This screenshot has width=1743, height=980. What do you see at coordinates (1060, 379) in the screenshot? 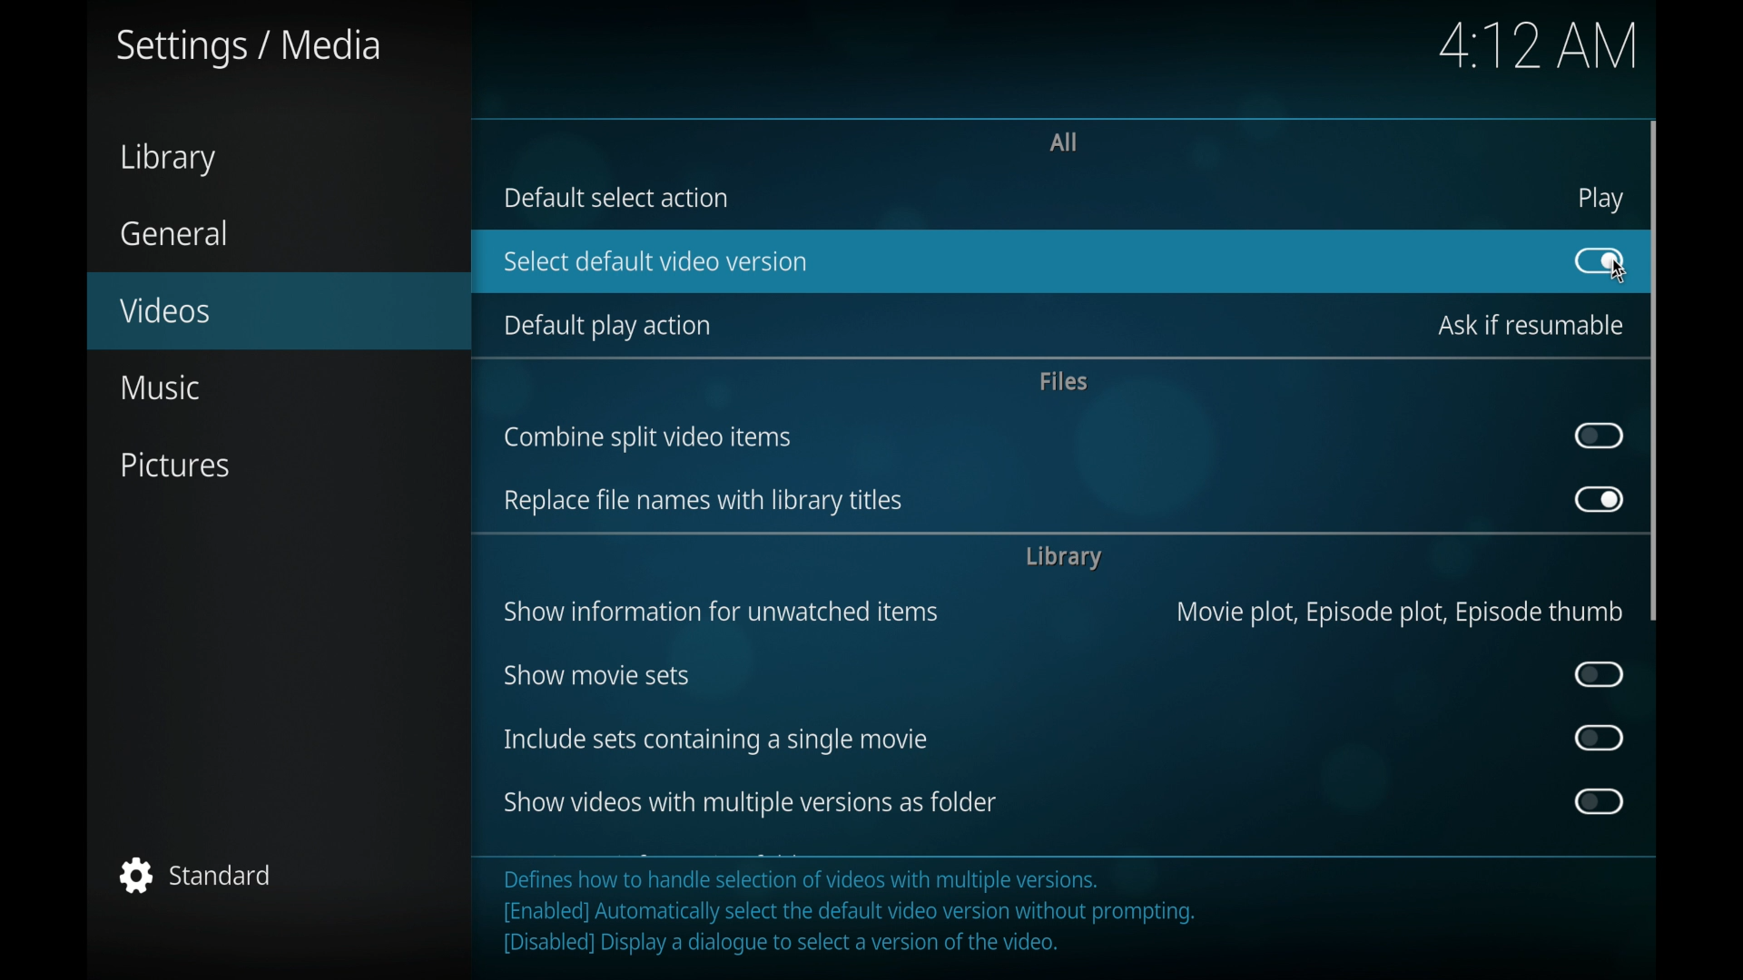
I see `files` at bounding box center [1060, 379].